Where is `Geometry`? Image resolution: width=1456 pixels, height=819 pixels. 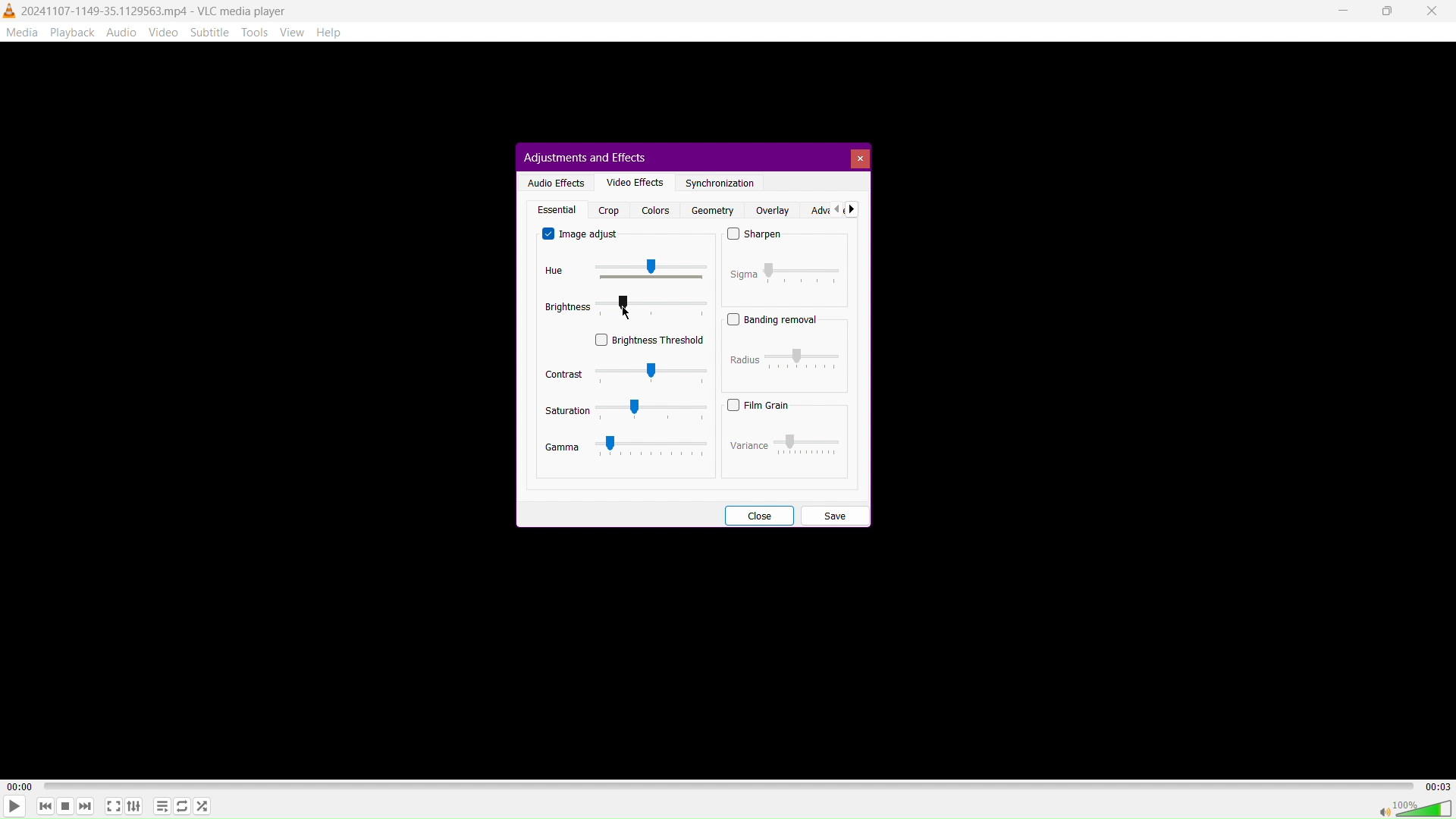
Geometry is located at coordinates (710, 210).